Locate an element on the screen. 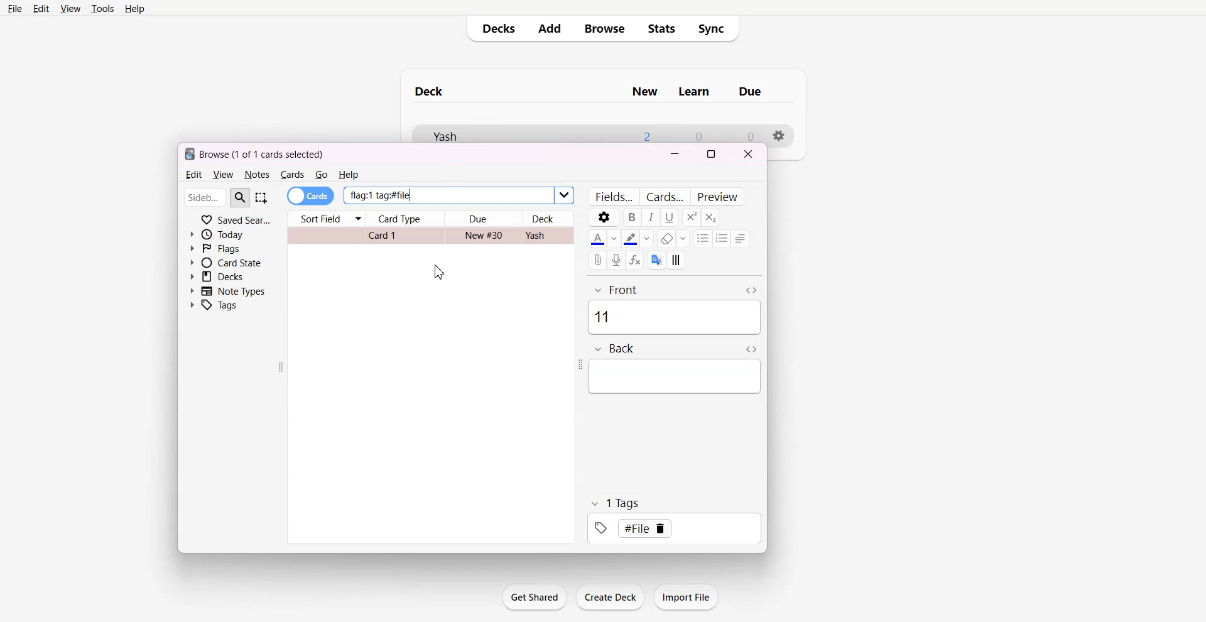  Erase Format is located at coordinates (673, 239).